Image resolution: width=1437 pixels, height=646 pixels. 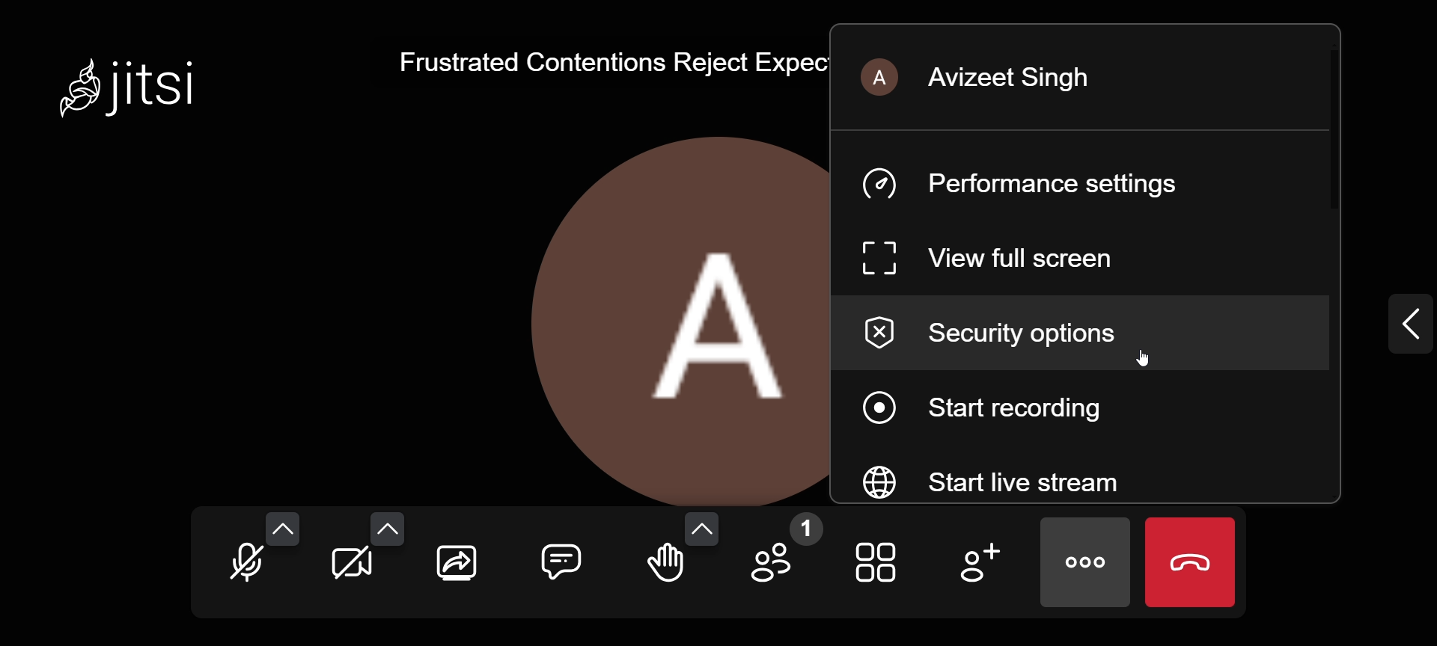 I want to click on start your camera, so click(x=350, y=567).